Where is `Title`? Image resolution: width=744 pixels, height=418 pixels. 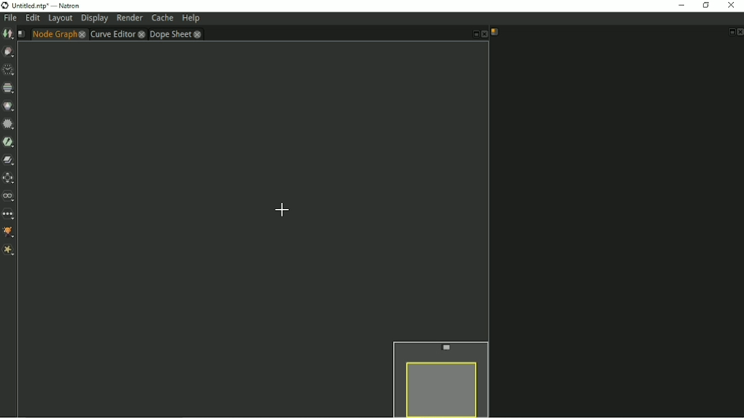 Title is located at coordinates (42, 5).